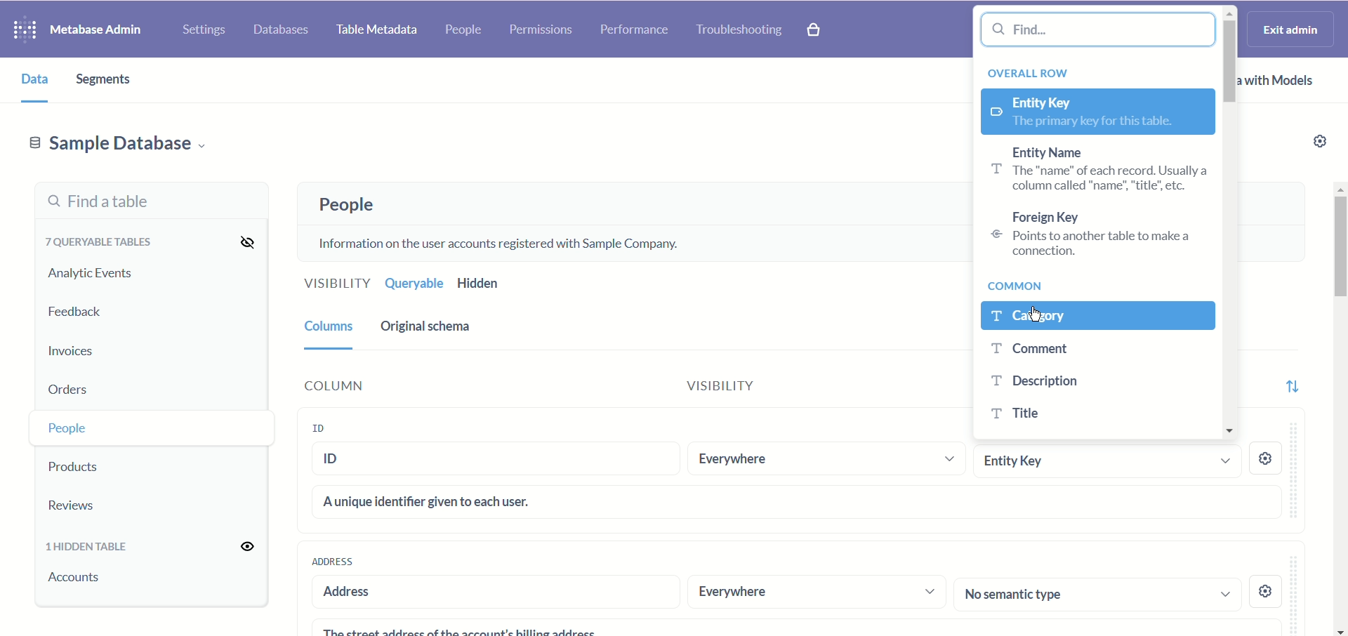  Describe the element at coordinates (498, 461) in the screenshot. I see `id` at that location.